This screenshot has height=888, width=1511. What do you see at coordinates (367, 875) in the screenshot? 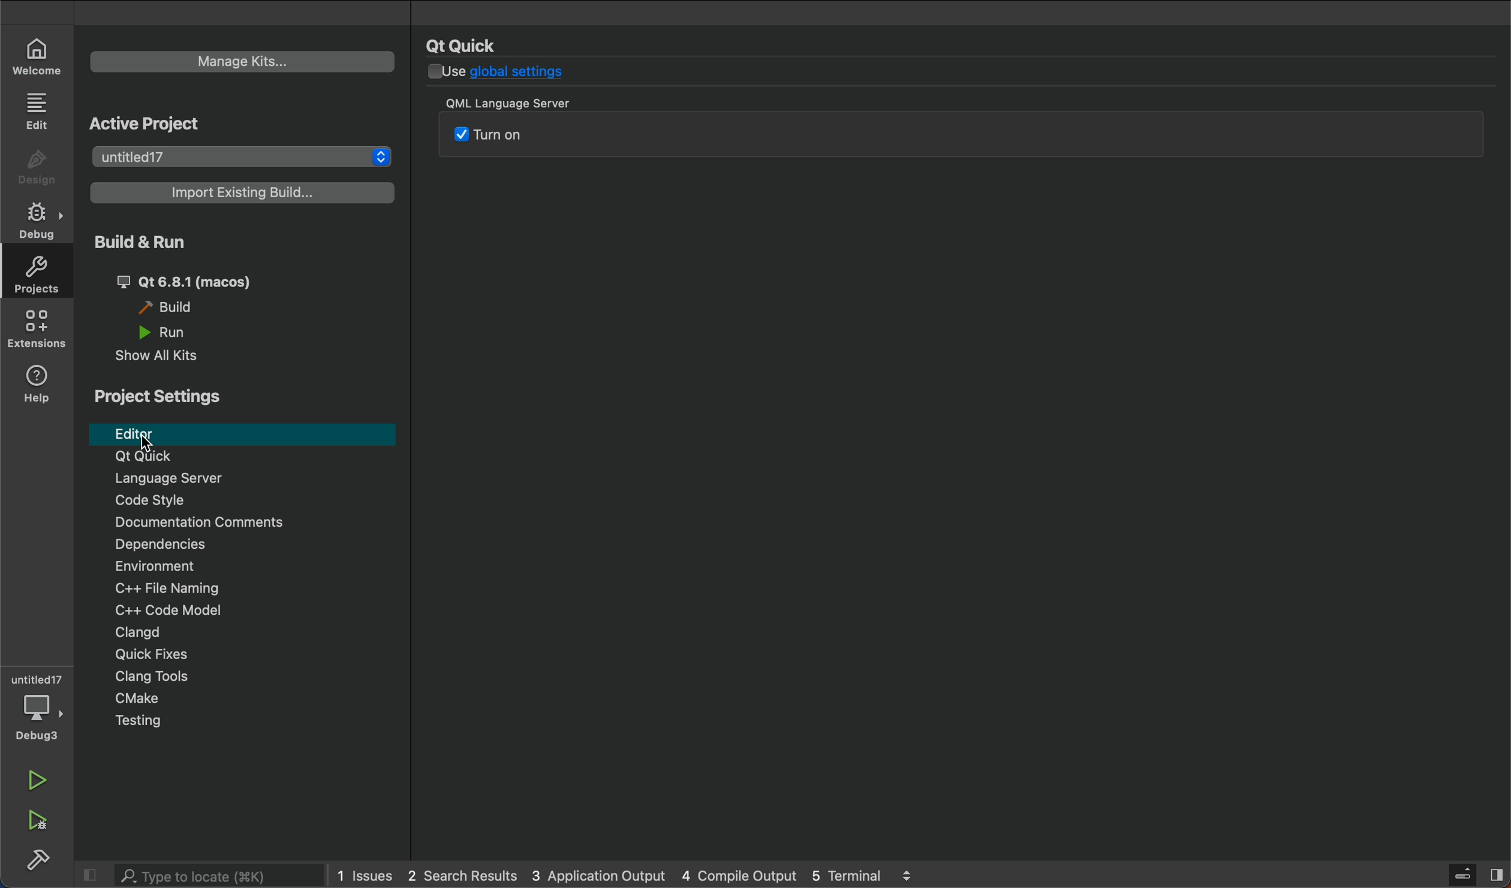
I see `issues` at bounding box center [367, 875].